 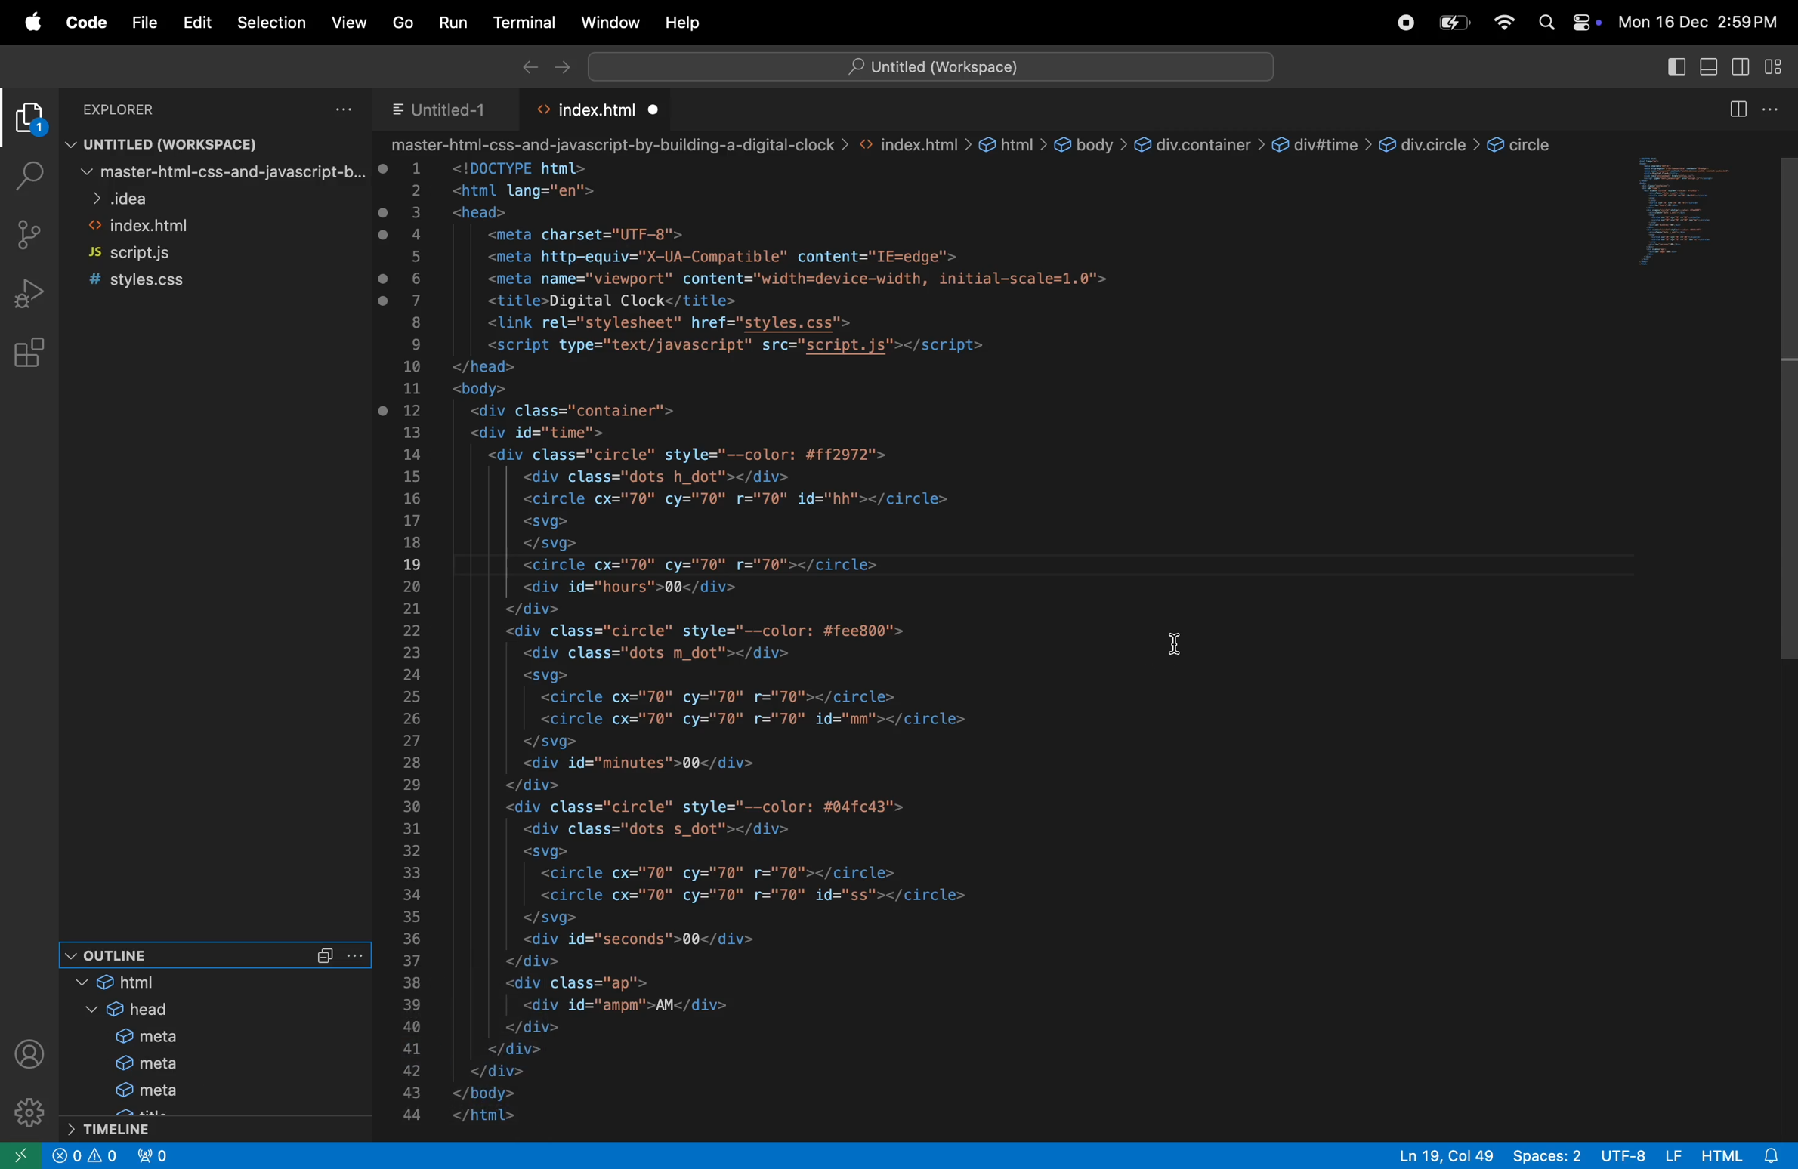 I want to click on options, so click(x=1777, y=108).